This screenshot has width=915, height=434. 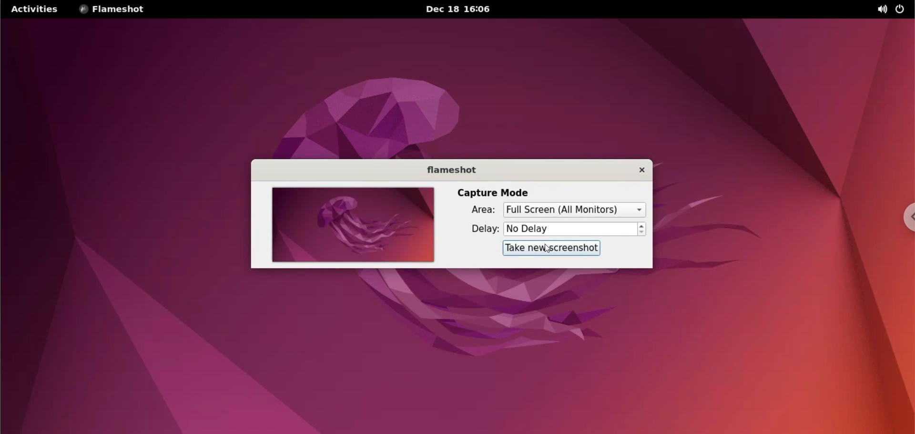 I want to click on close, so click(x=640, y=171).